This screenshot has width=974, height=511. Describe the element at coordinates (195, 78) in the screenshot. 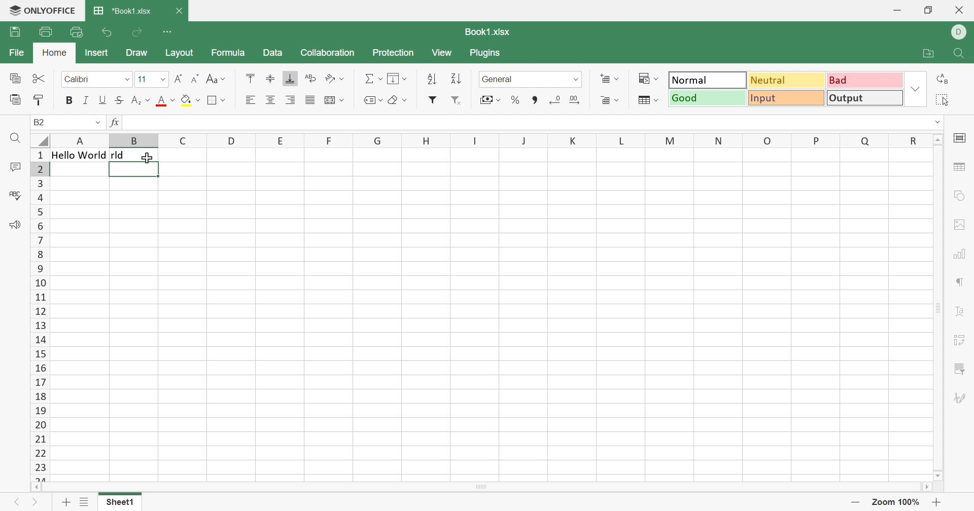

I see `Decrement font size` at that location.